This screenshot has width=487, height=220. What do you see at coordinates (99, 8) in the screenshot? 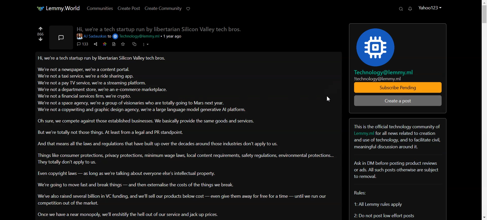
I see `Communities` at bounding box center [99, 8].